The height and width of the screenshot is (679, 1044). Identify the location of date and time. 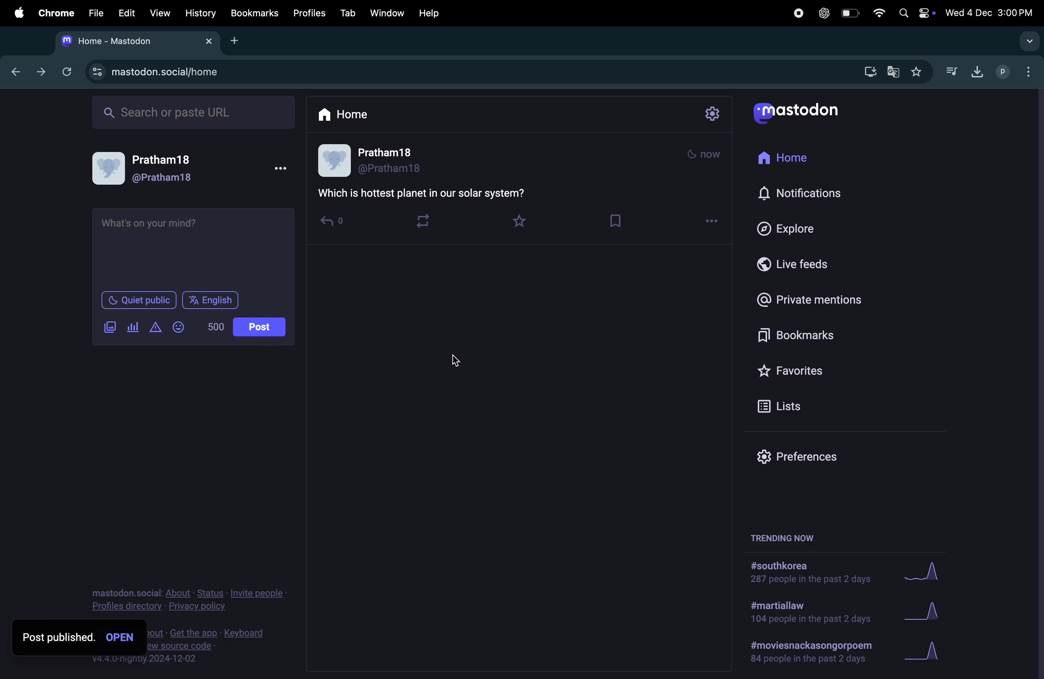
(989, 13).